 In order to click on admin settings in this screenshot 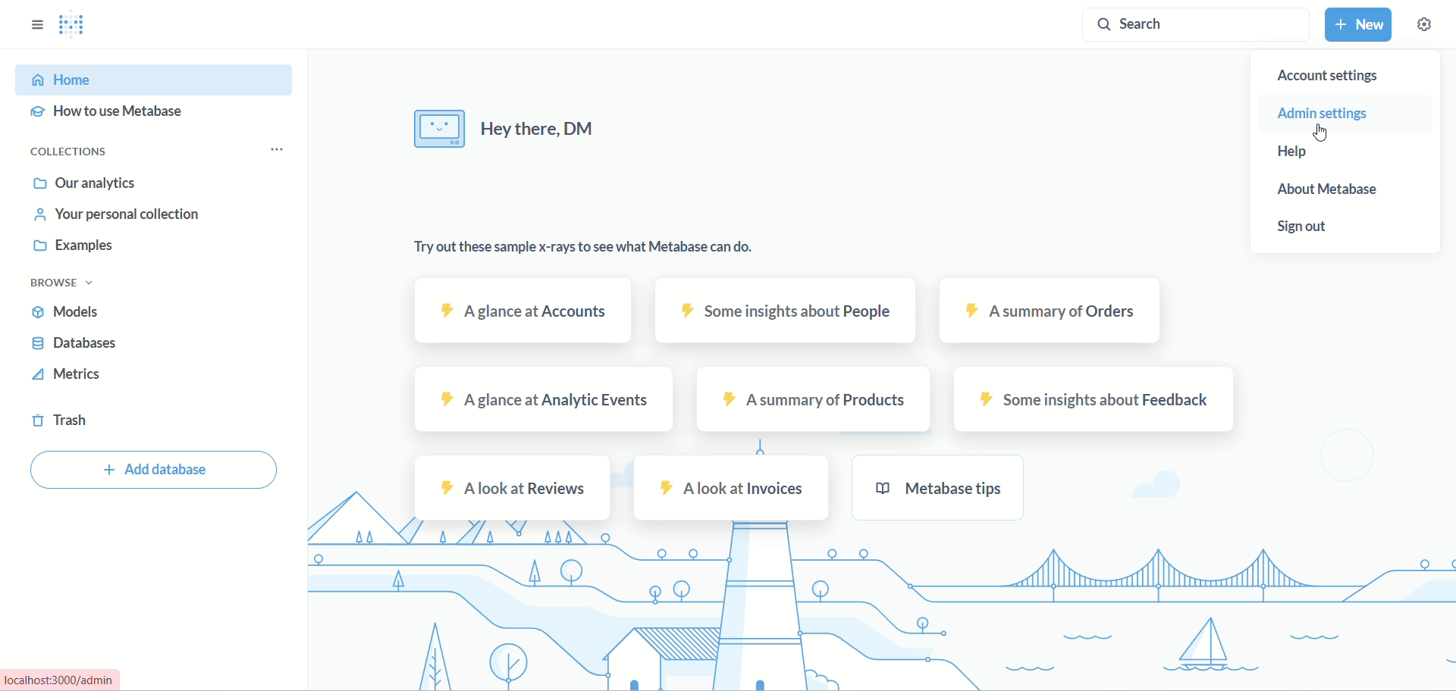, I will do `click(1326, 114)`.